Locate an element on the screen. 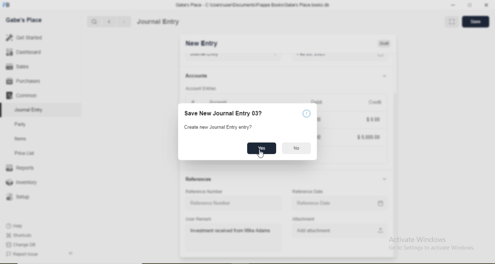 The height and width of the screenshot is (264, 495). minimize is located at coordinates (452, 5).